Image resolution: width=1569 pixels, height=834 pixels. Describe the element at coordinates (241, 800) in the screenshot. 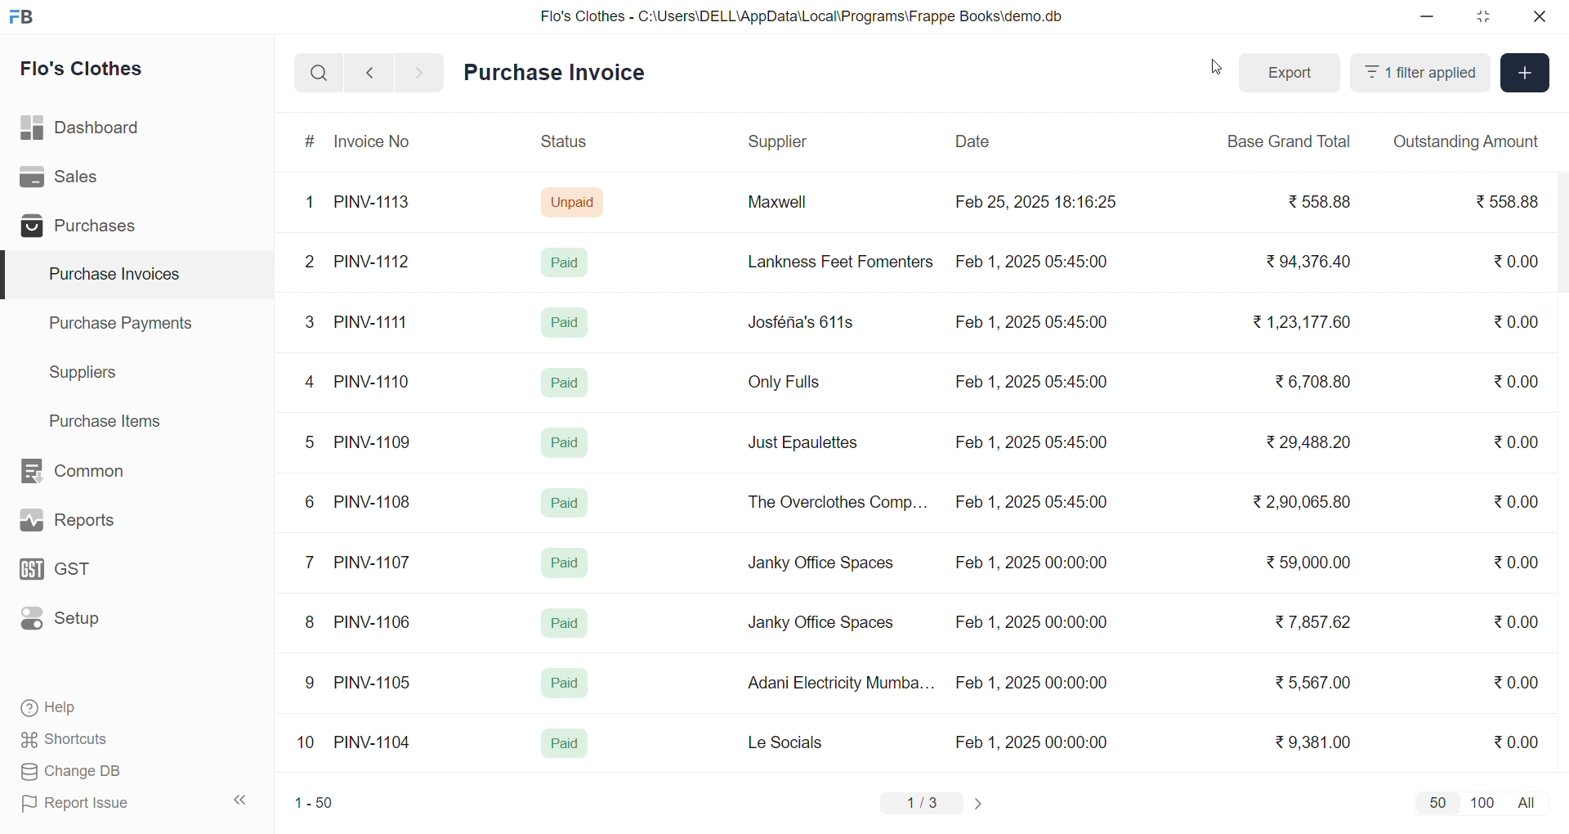

I see `collapse sidebar` at that location.